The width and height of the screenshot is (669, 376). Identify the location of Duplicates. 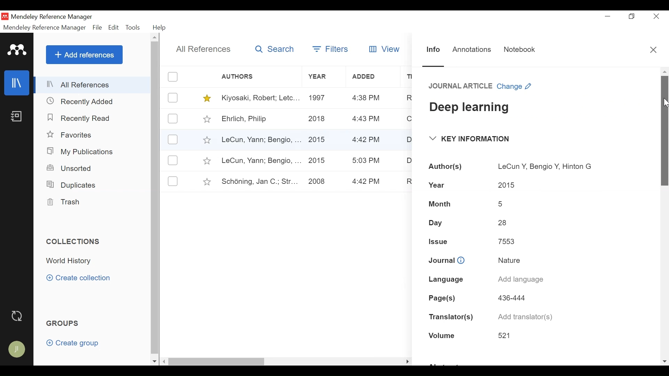
(70, 185).